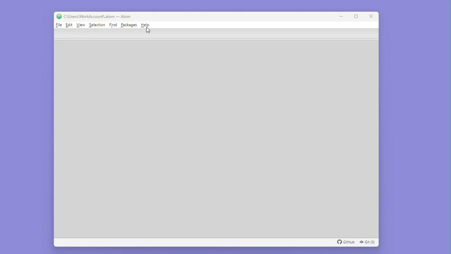 Image resolution: width=451 pixels, height=254 pixels. I want to click on File, so click(59, 26).